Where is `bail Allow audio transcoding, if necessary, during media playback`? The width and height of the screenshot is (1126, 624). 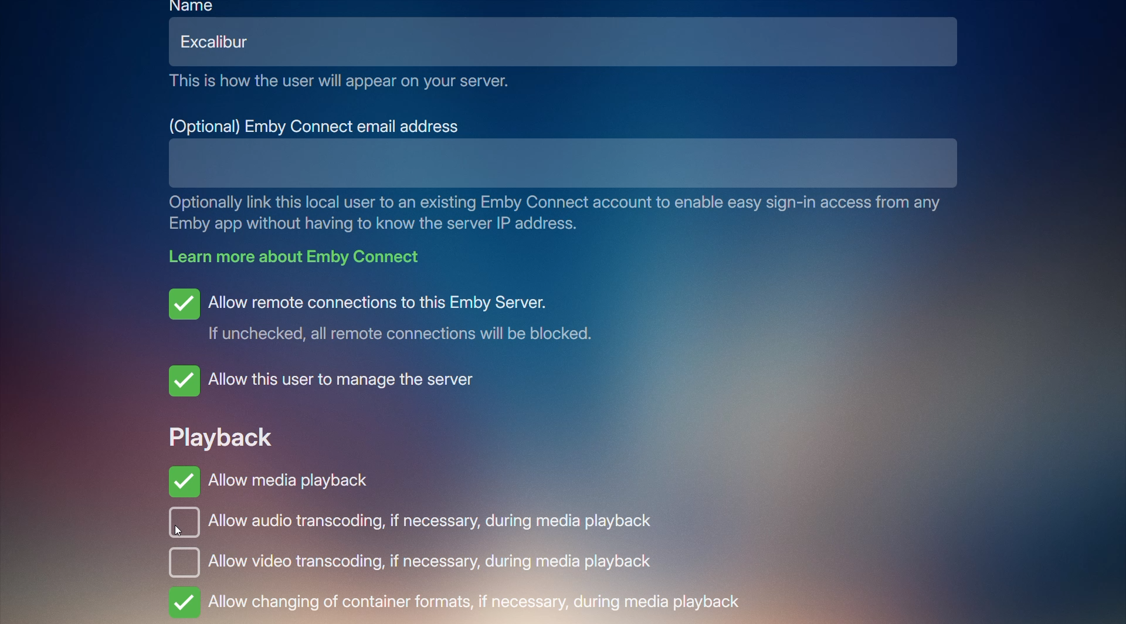
bail Allow audio transcoding, if necessary, during media playback is located at coordinates (416, 525).